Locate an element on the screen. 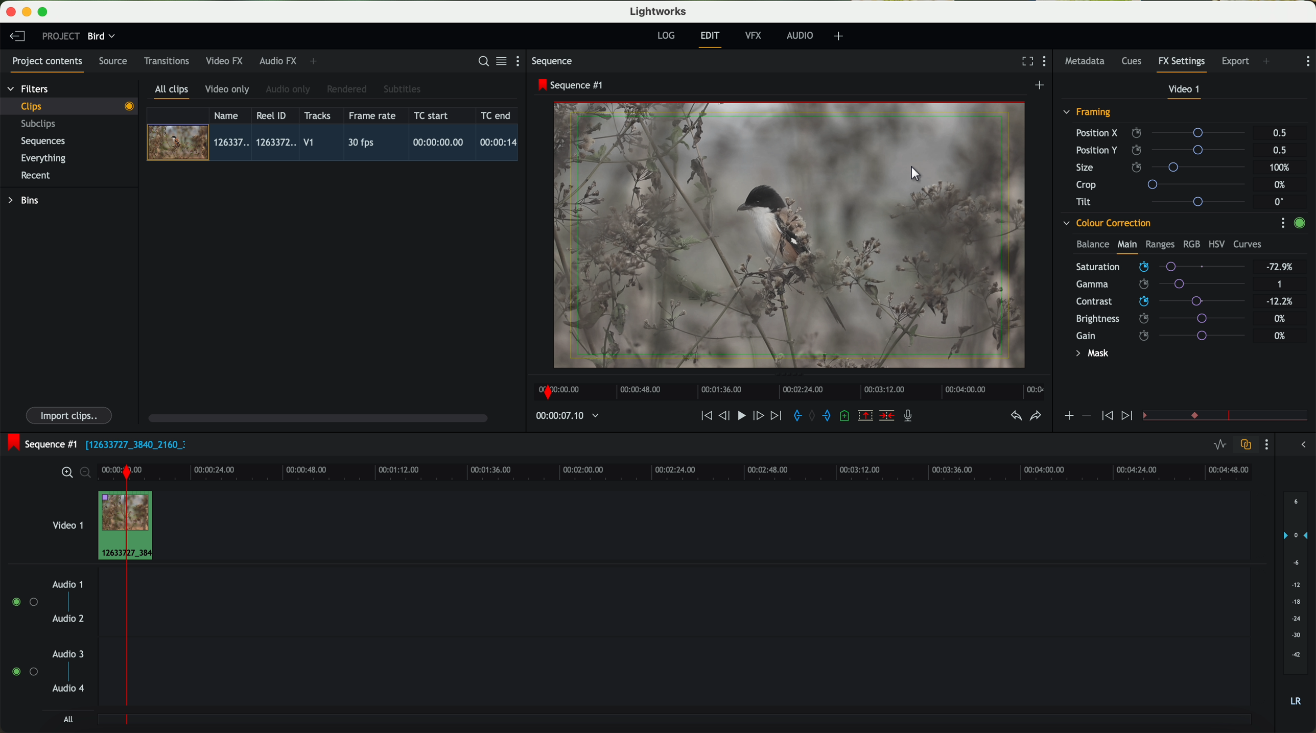  timeline is located at coordinates (745, 469).